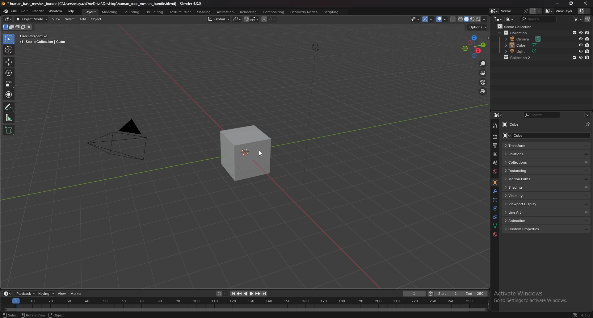  Describe the element at coordinates (525, 213) in the screenshot. I see `line art` at that location.